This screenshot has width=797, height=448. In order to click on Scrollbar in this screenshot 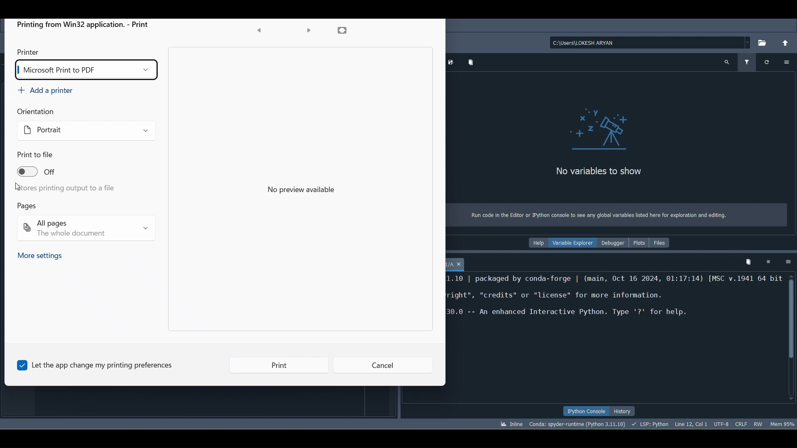, I will do `click(792, 338)`.